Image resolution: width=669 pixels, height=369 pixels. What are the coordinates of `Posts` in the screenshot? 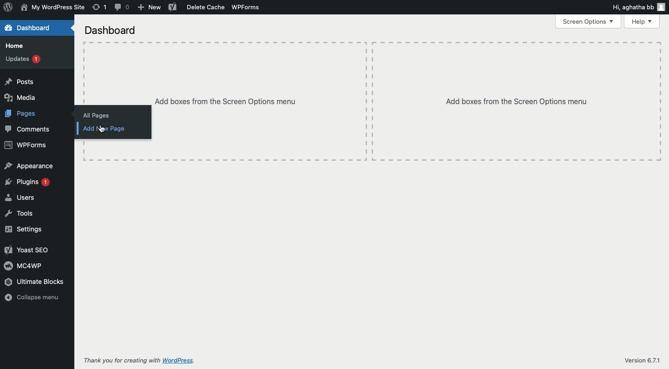 It's located at (20, 81).